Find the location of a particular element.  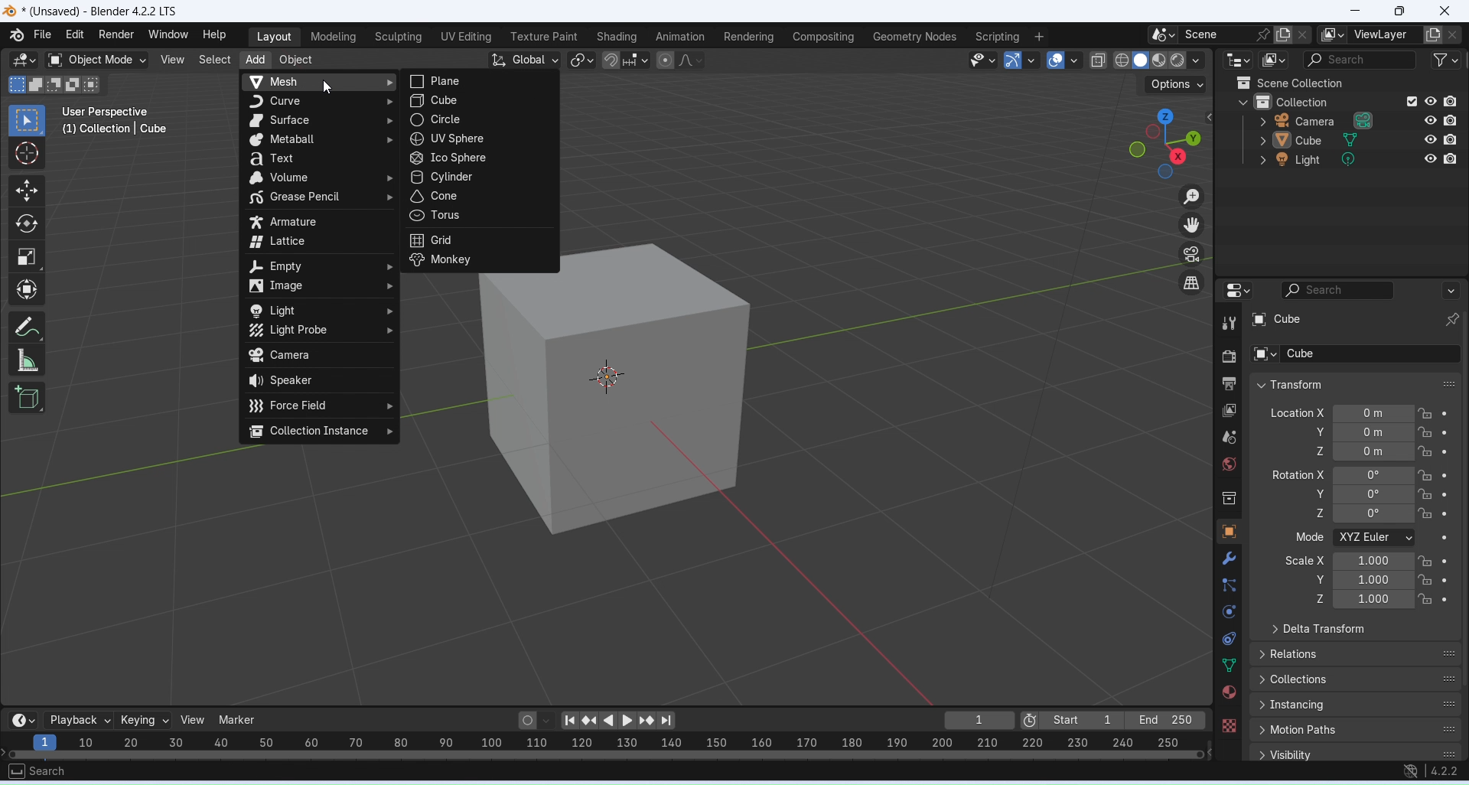

Mode is located at coordinates (1311, 536).